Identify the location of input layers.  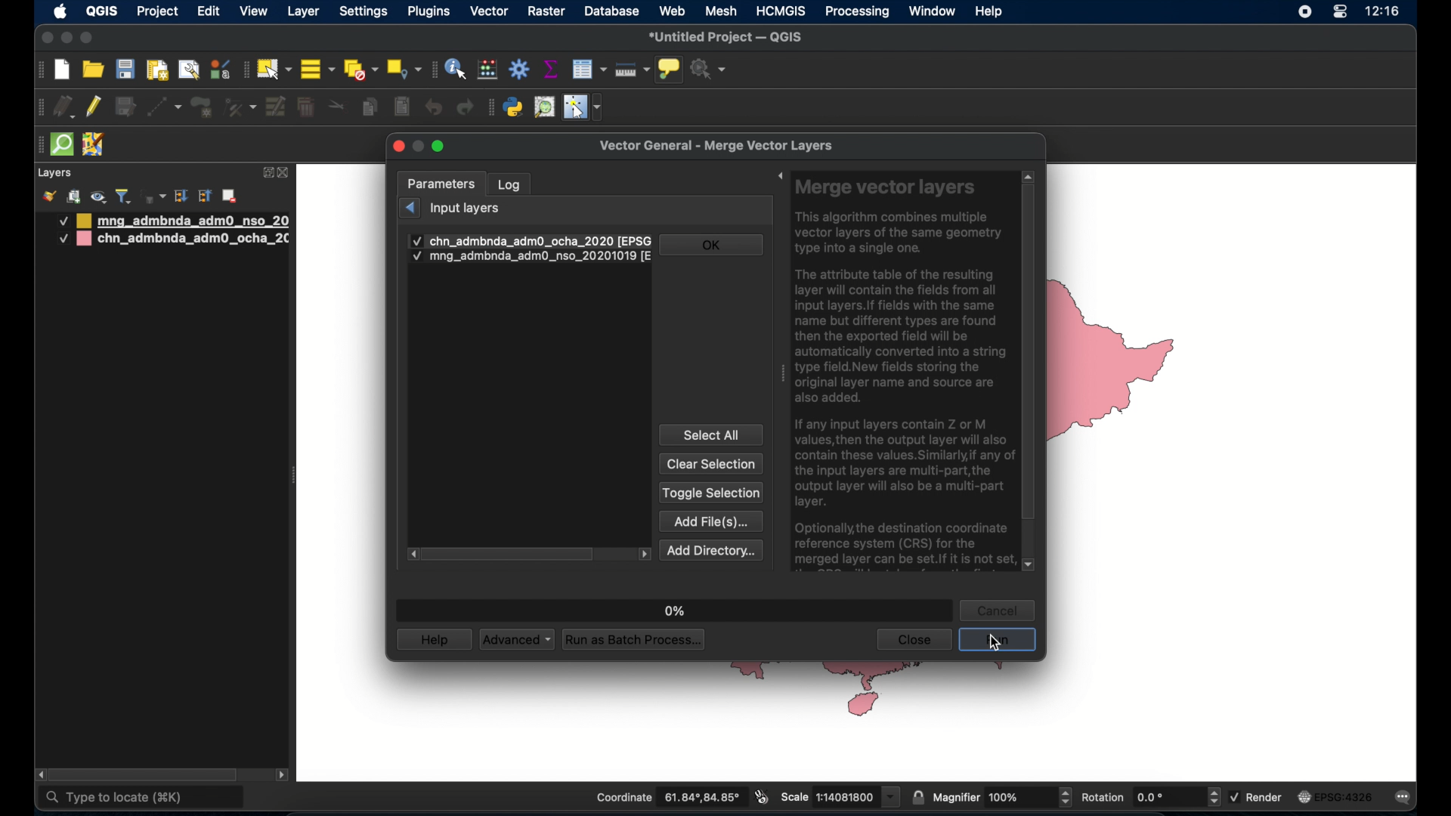
(468, 209).